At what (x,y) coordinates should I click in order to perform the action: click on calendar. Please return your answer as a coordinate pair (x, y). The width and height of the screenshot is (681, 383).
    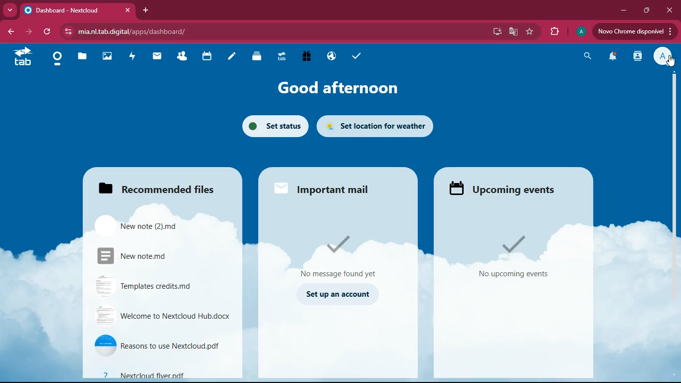
    Looking at the image, I should click on (204, 57).